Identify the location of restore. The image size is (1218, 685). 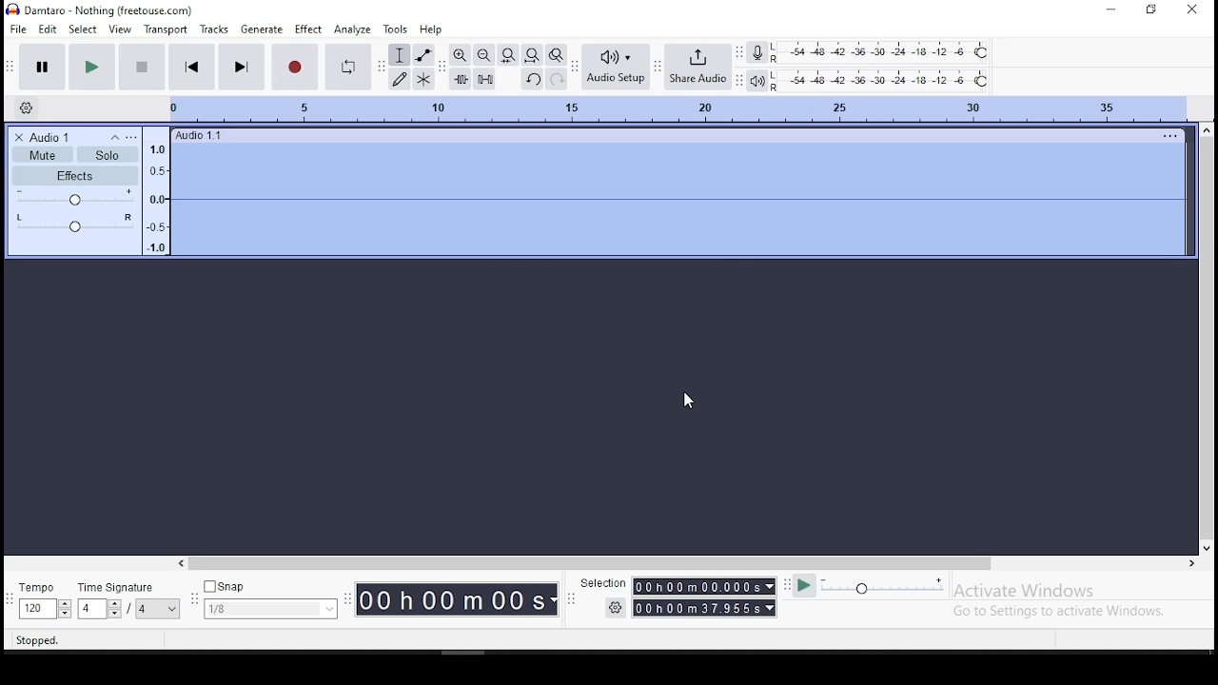
(1153, 10).